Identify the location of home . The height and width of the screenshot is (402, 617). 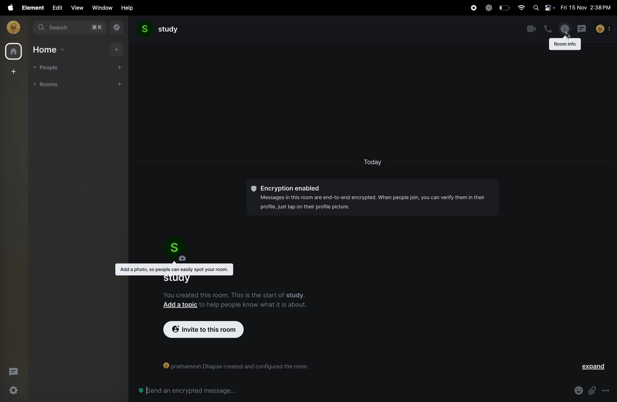
(13, 52).